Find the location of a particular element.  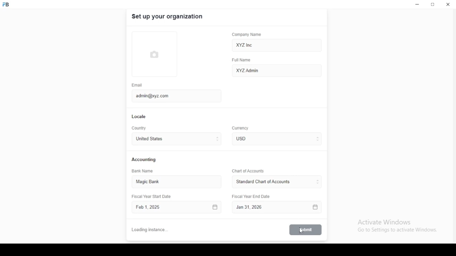

full name is located at coordinates (243, 60).